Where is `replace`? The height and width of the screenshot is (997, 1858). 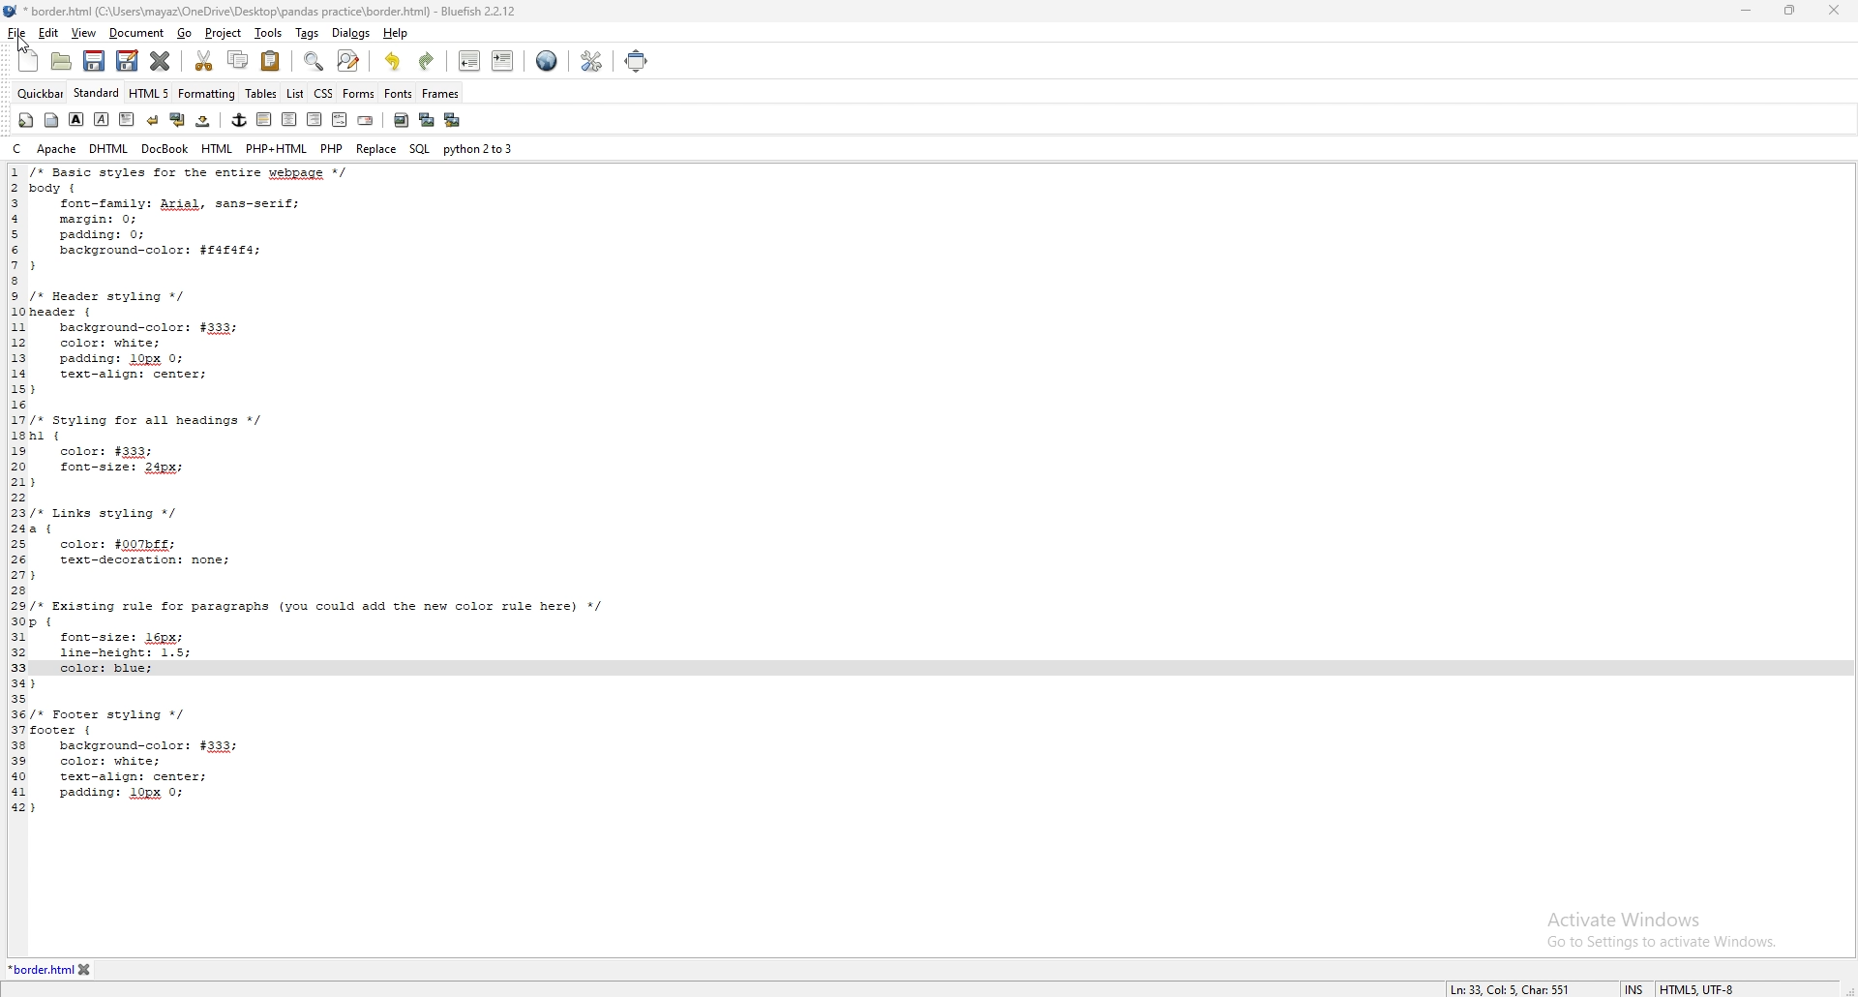
replace is located at coordinates (377, 149).